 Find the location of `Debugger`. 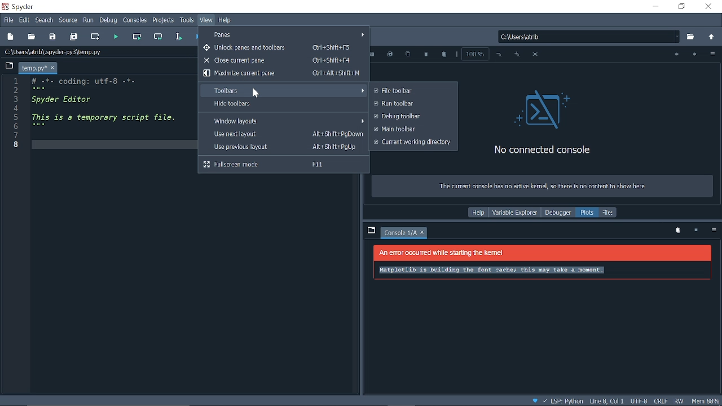

Debugger is located at coordinates (557, 213).